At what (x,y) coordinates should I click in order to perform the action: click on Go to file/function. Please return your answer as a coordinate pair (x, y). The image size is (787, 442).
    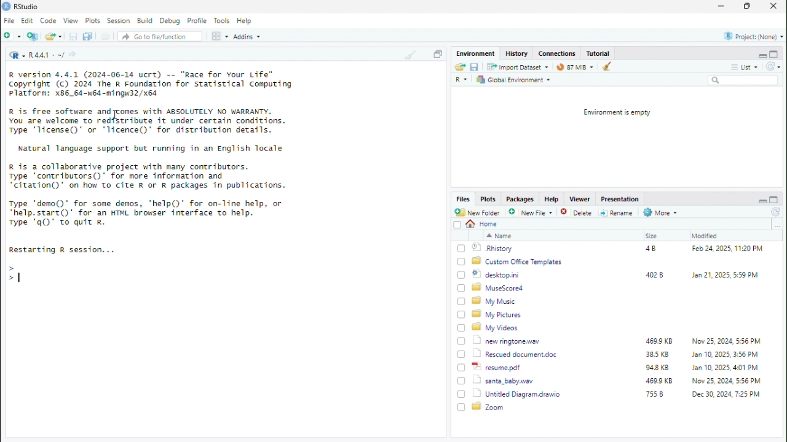
    Looking at the image, I should click on (160, 36).